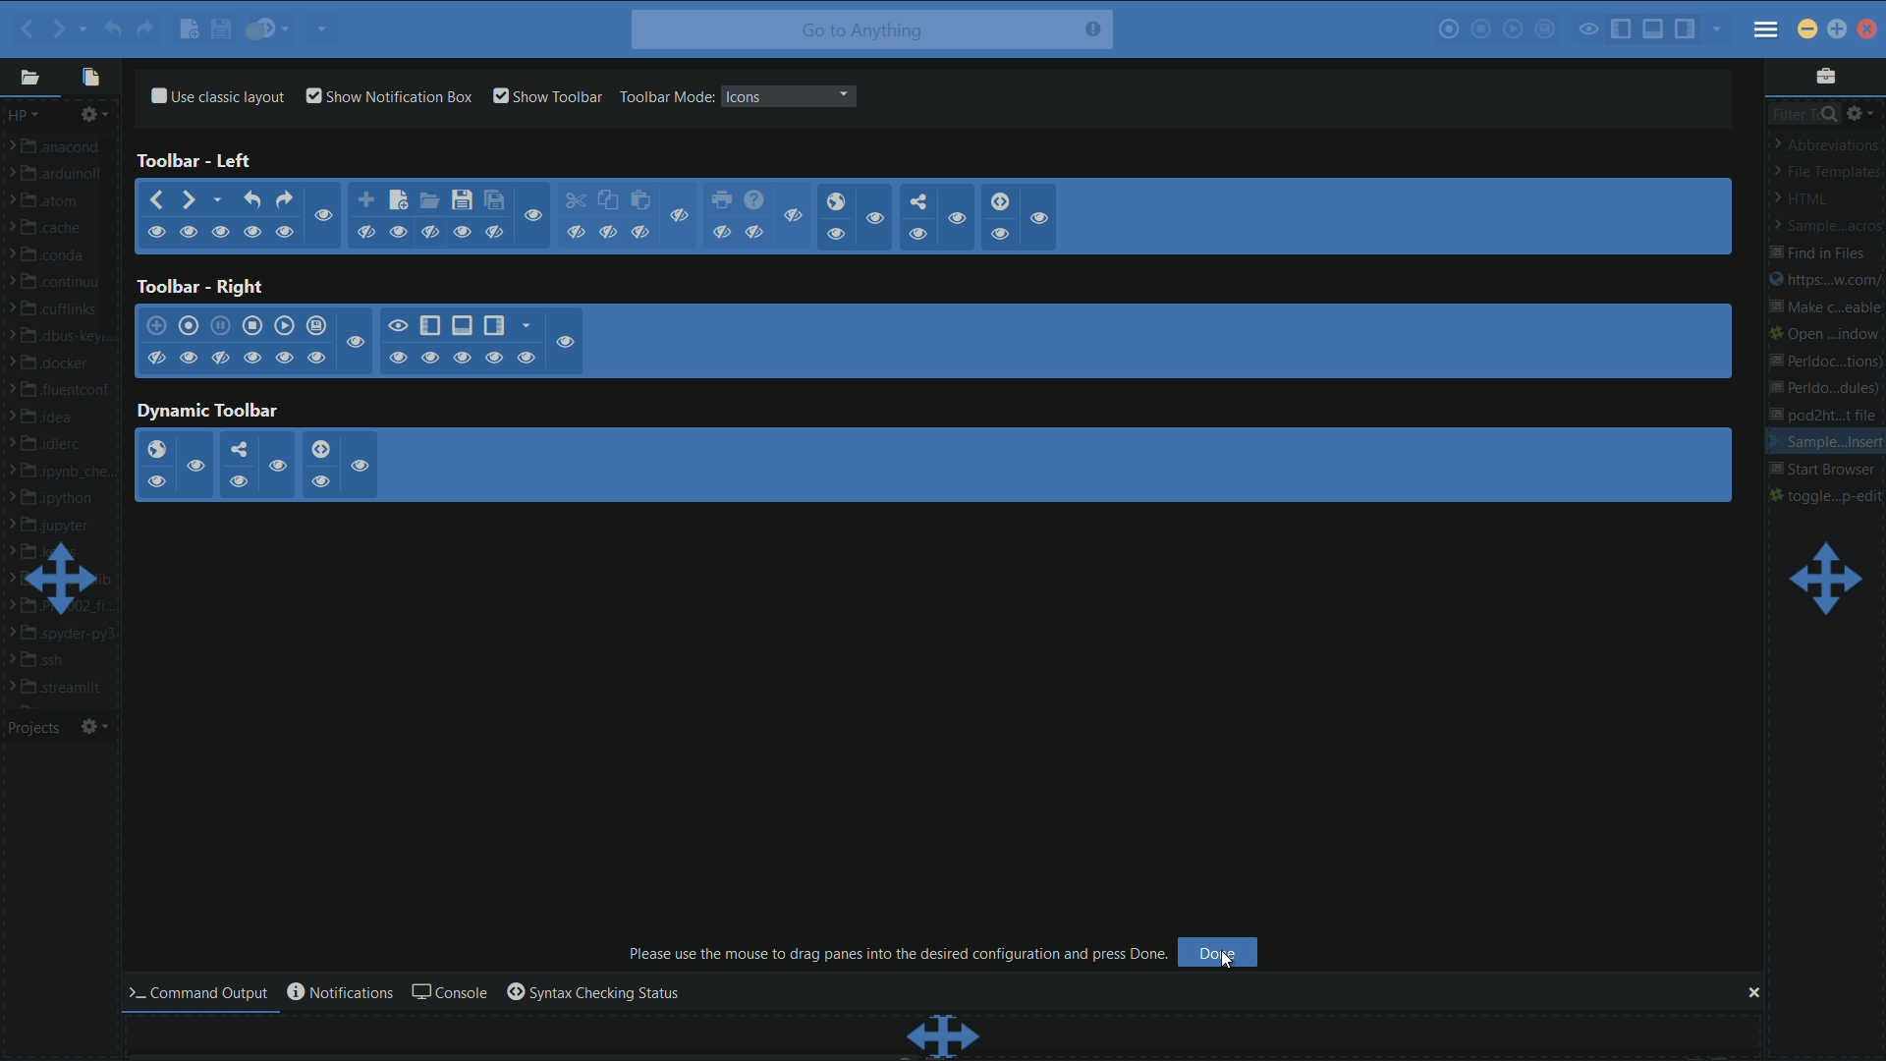  What do you see at coordinates (398, 199) in the screenshot?
I see `new file` at bounding box center [398, 199].